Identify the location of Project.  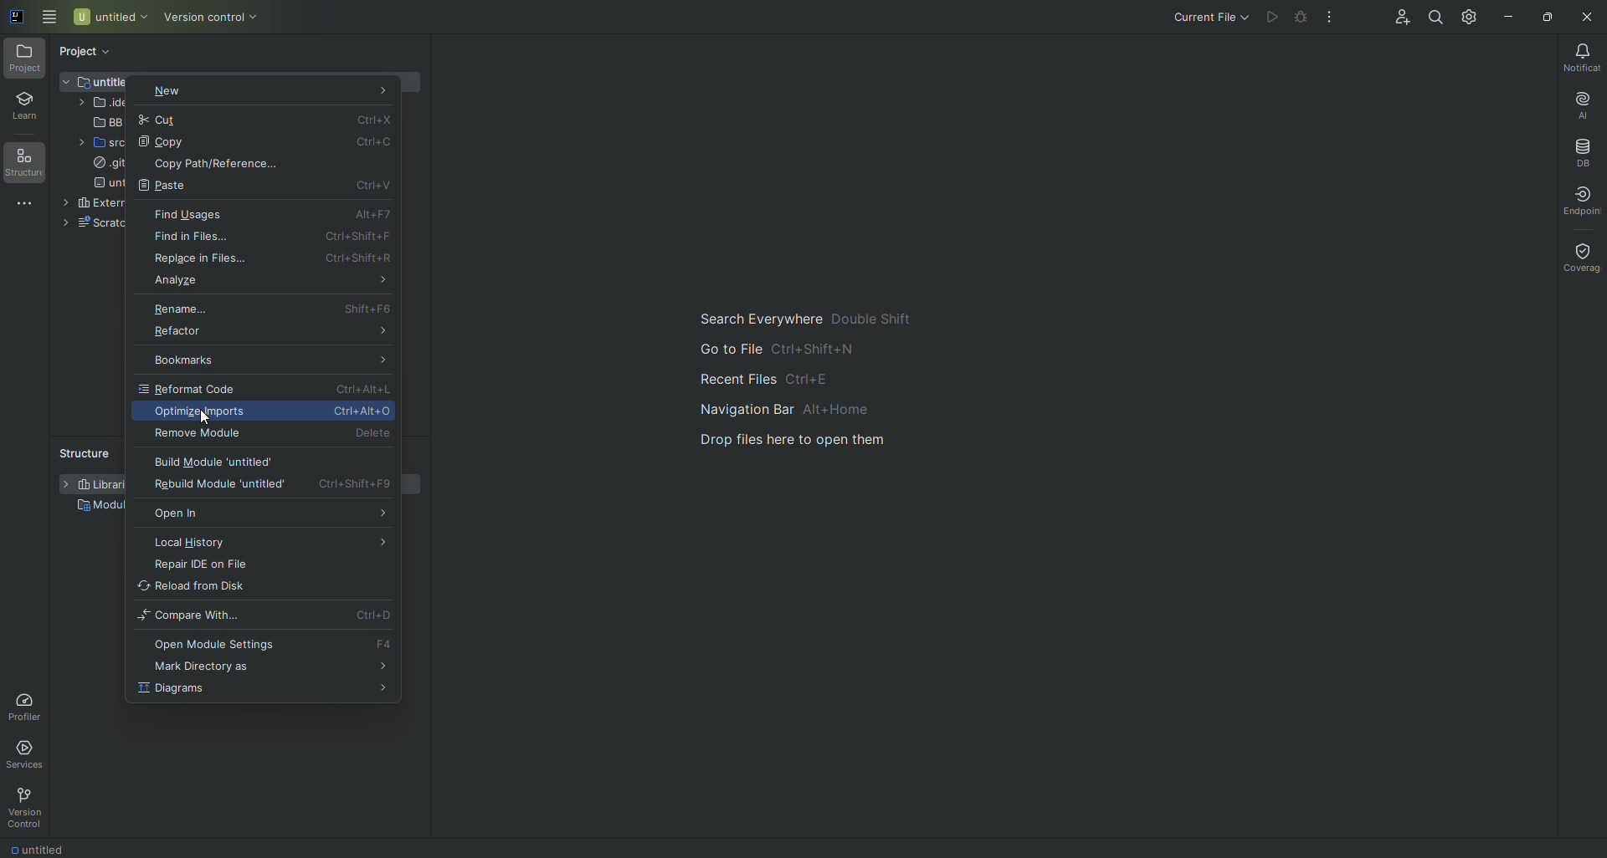
(89, 53).